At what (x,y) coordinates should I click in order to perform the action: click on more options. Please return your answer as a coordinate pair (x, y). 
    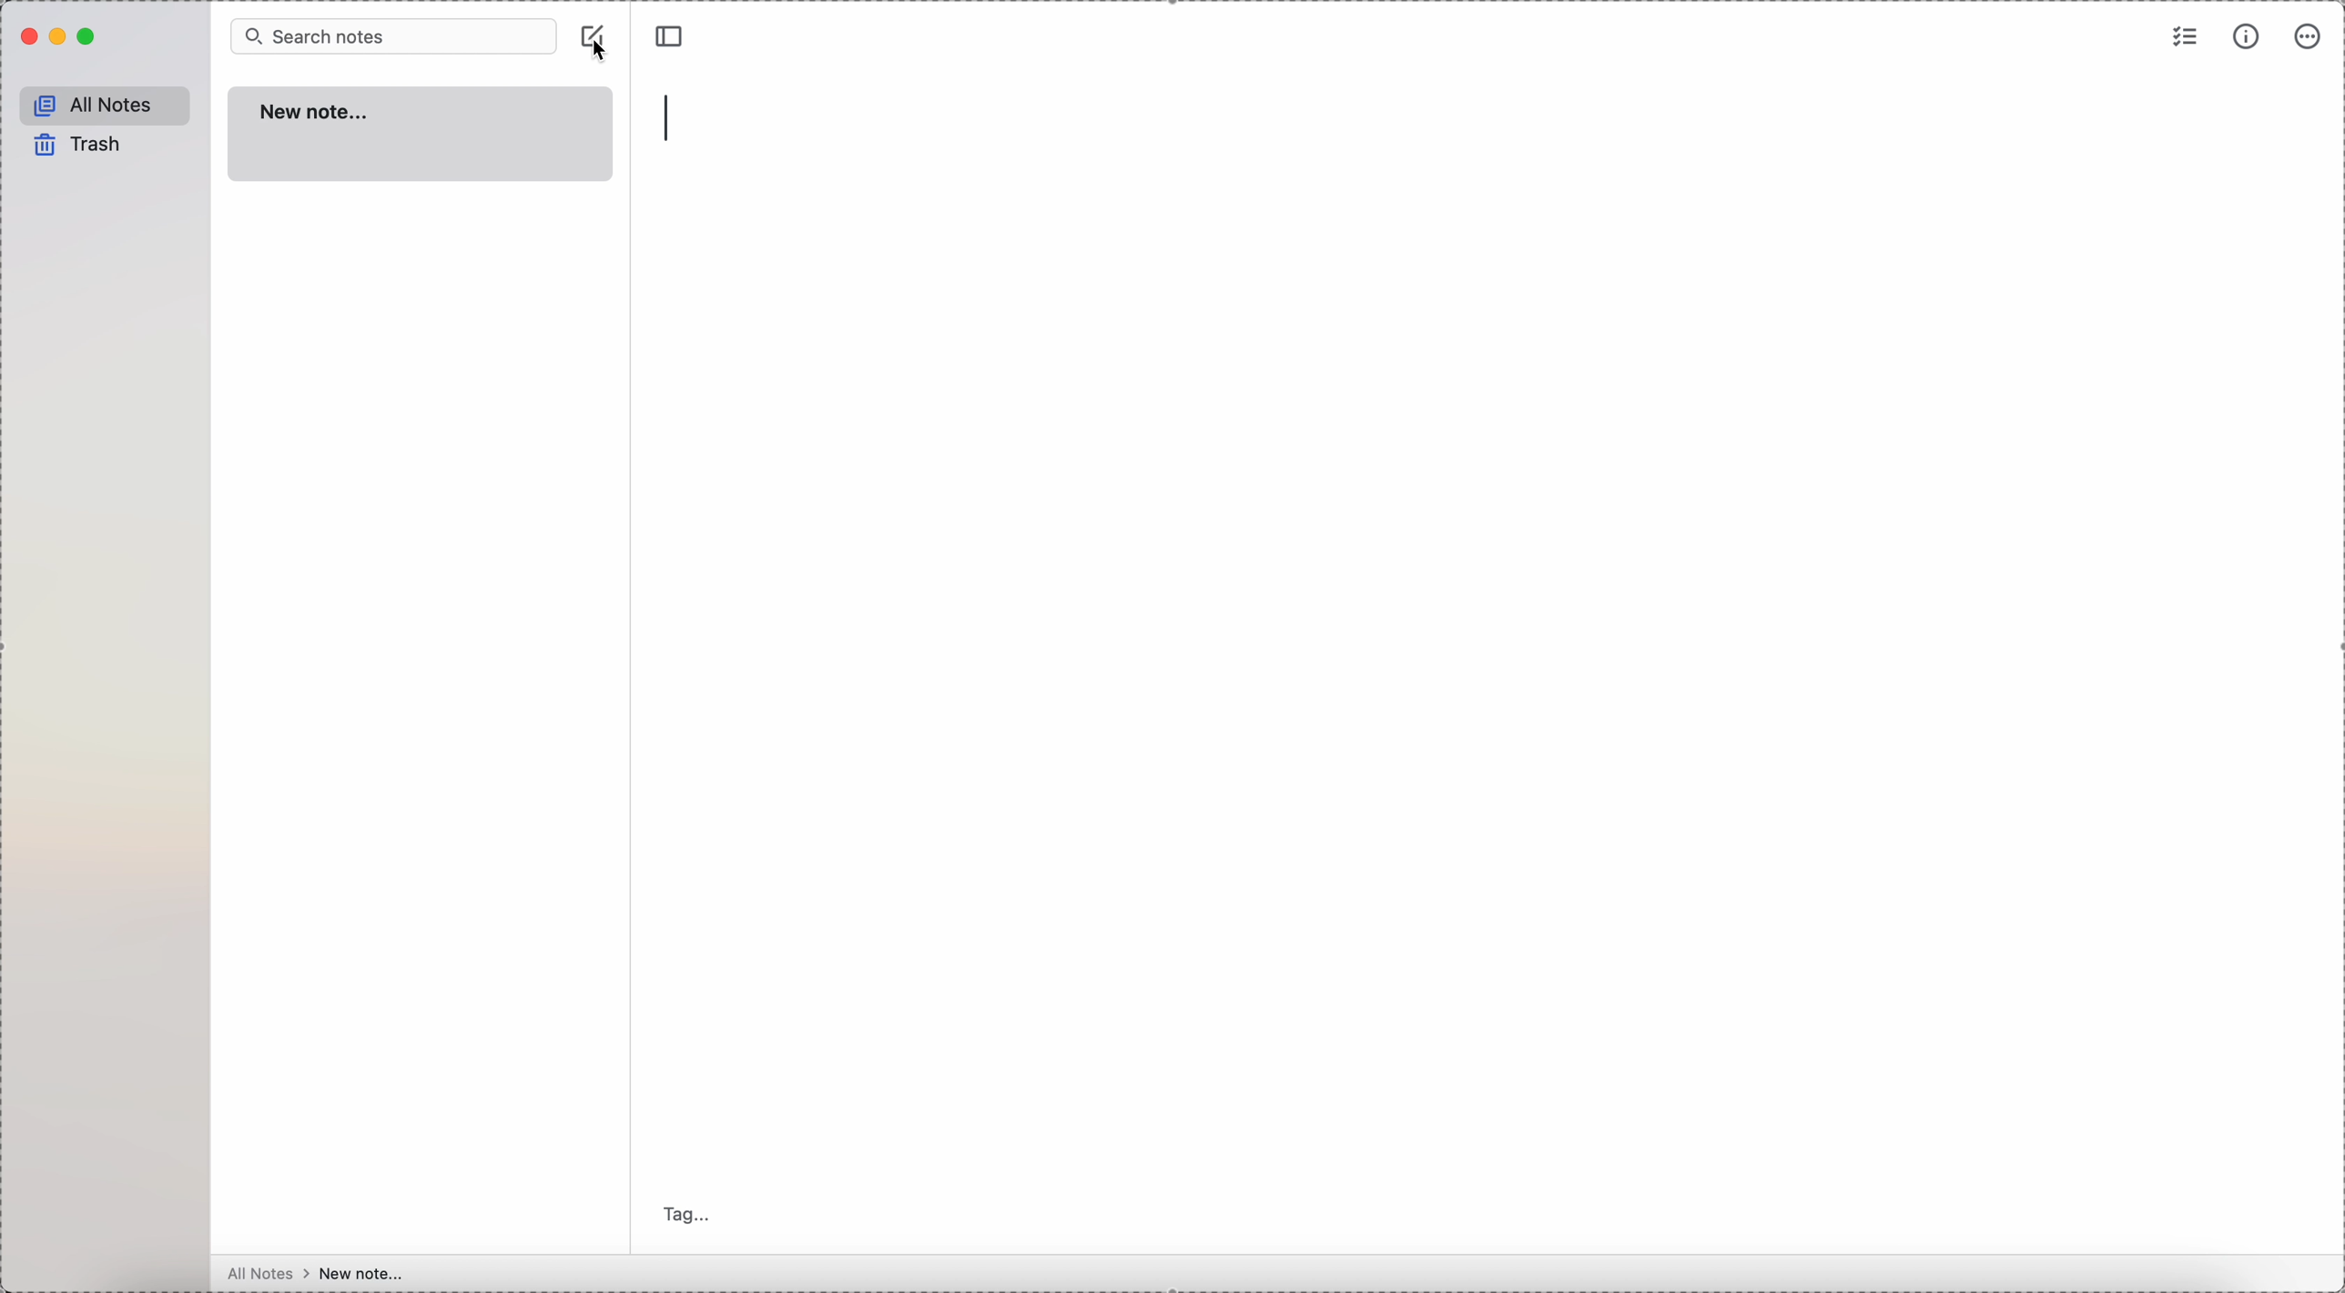
    Looking at the image, I should click on (2310, 37).